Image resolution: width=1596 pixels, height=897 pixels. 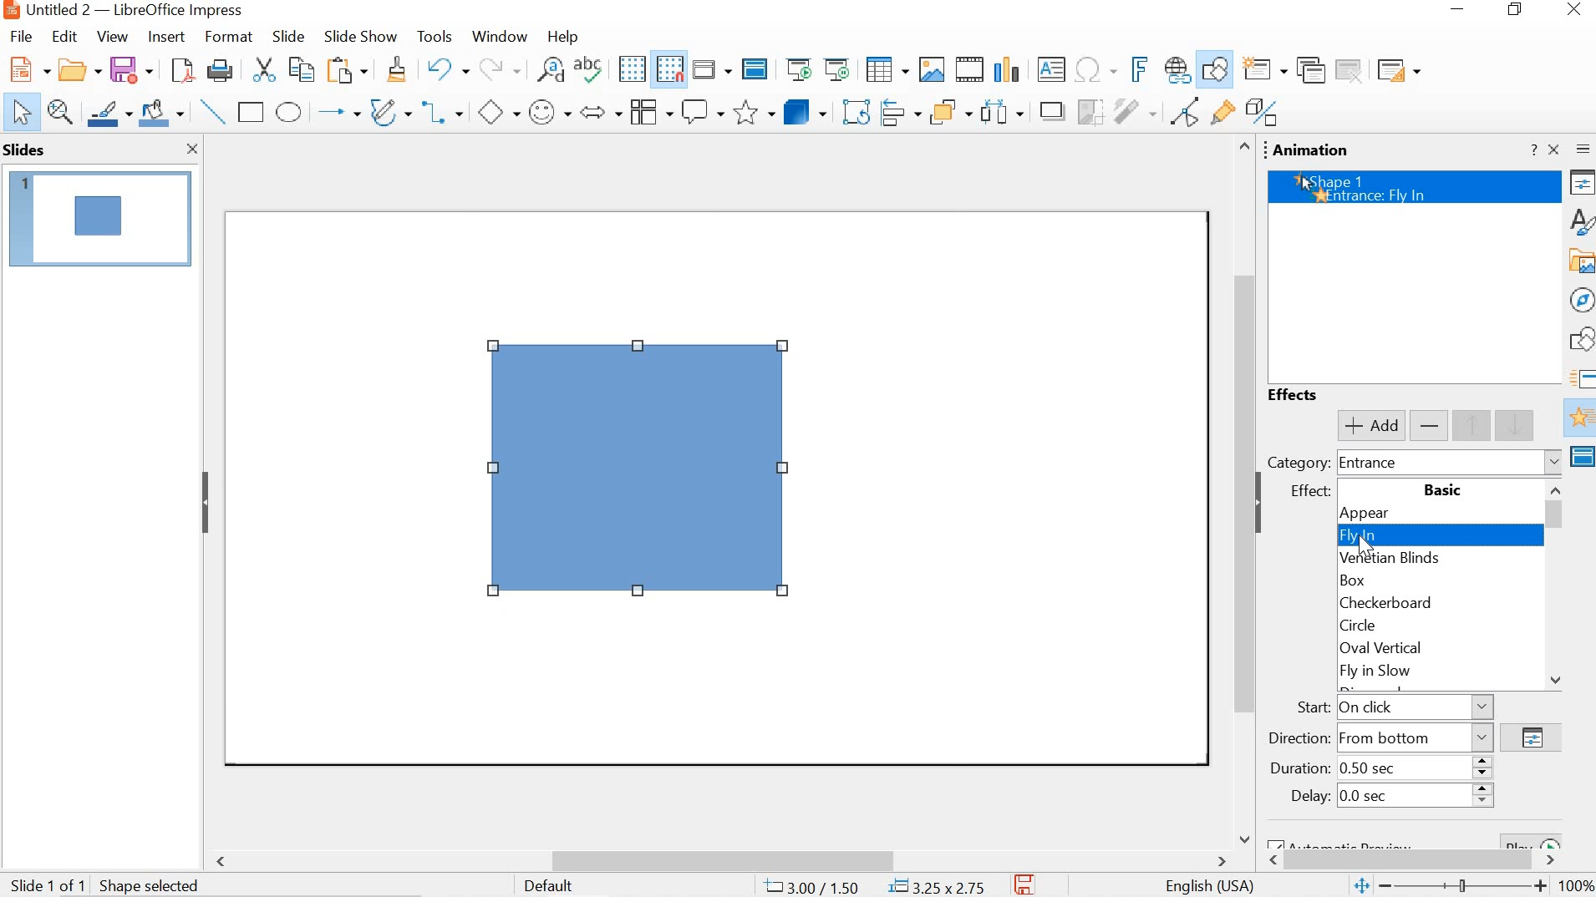 I want to click on curves and polygons", so click(x=388, y=110).